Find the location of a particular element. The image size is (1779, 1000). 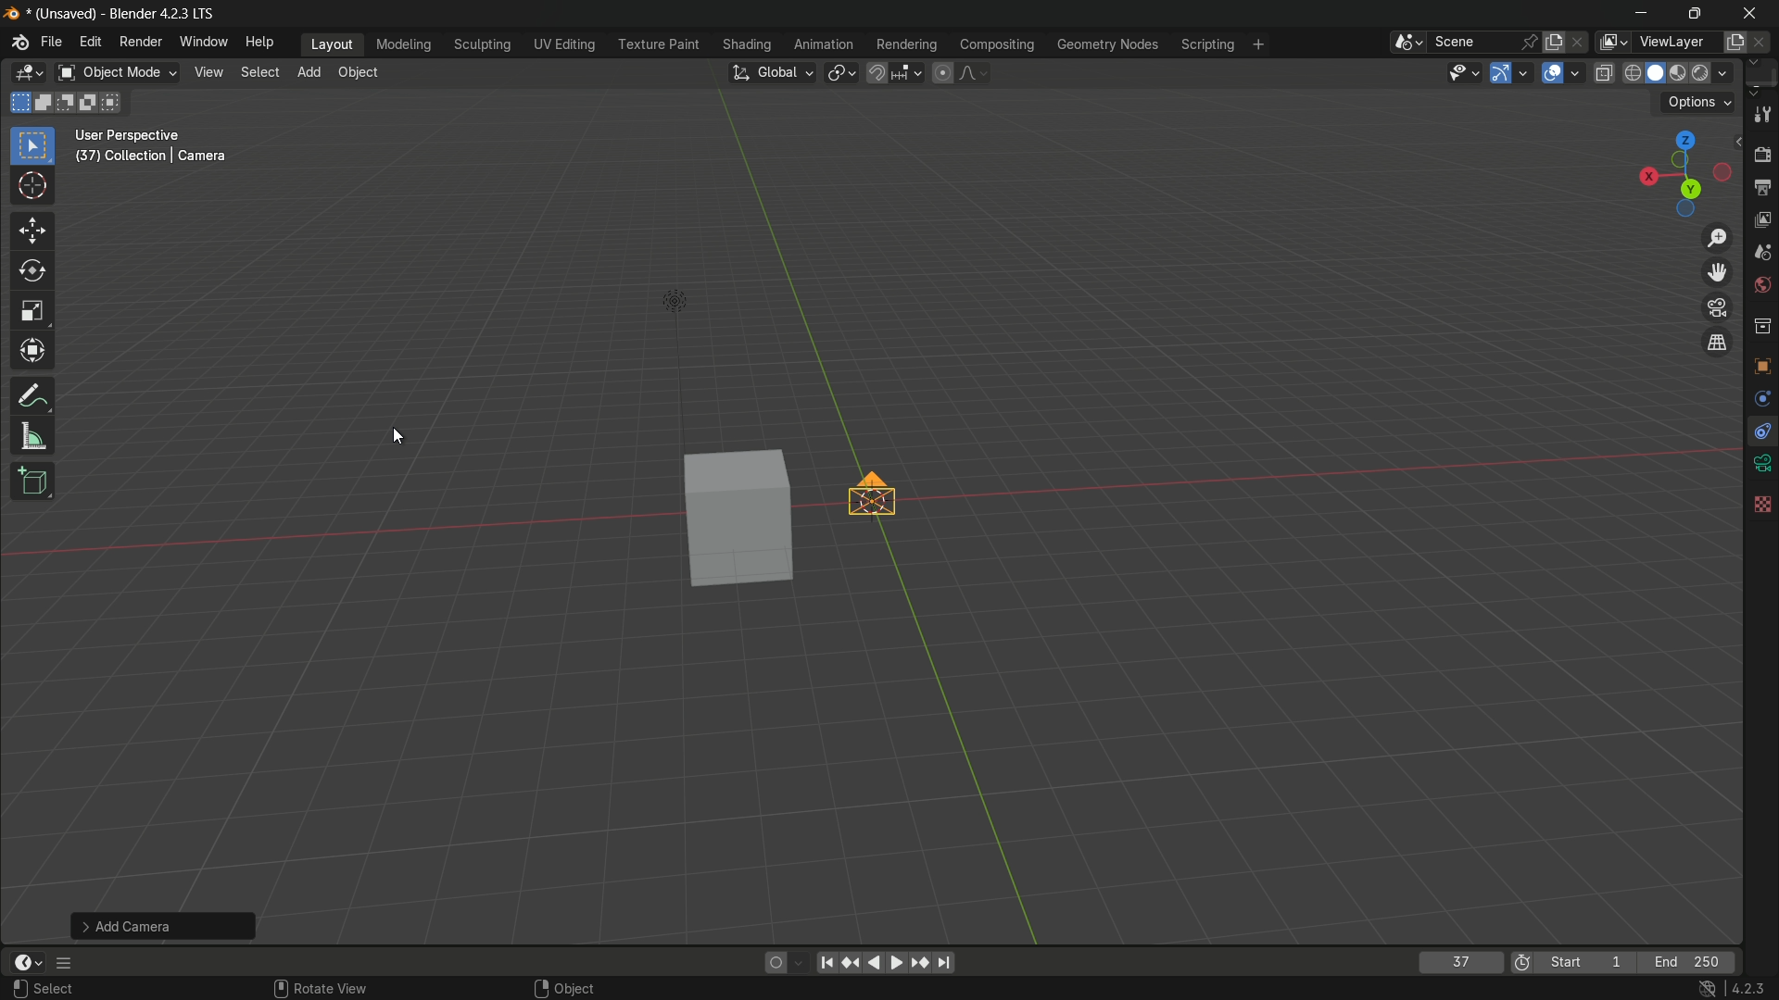

modeling menu is located at coordinates (405, 45).